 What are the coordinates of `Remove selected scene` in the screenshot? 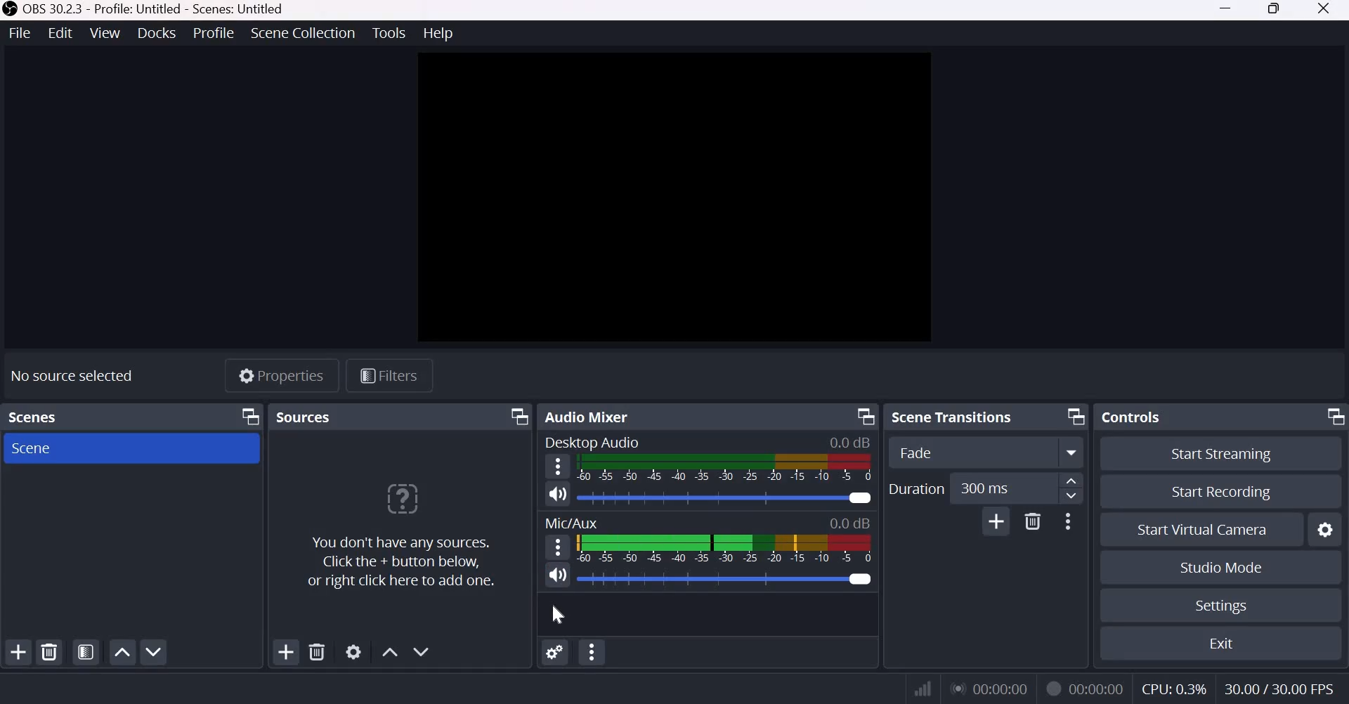 It's located at (48, 651).